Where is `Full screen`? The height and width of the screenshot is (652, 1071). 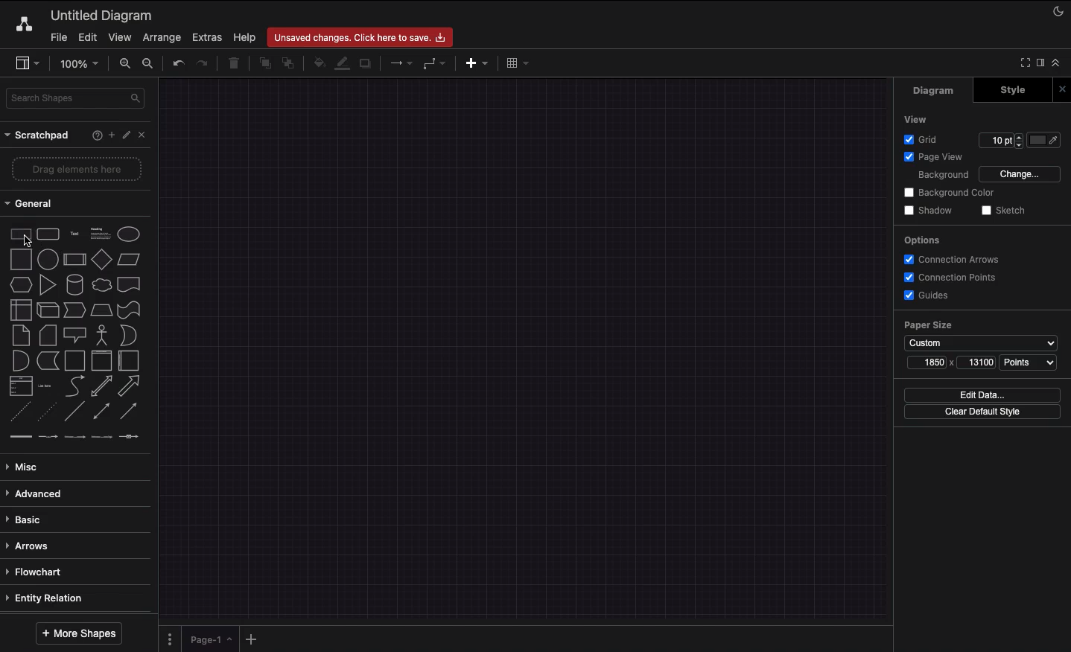 Full screen is located at coordinates (1023, 63).